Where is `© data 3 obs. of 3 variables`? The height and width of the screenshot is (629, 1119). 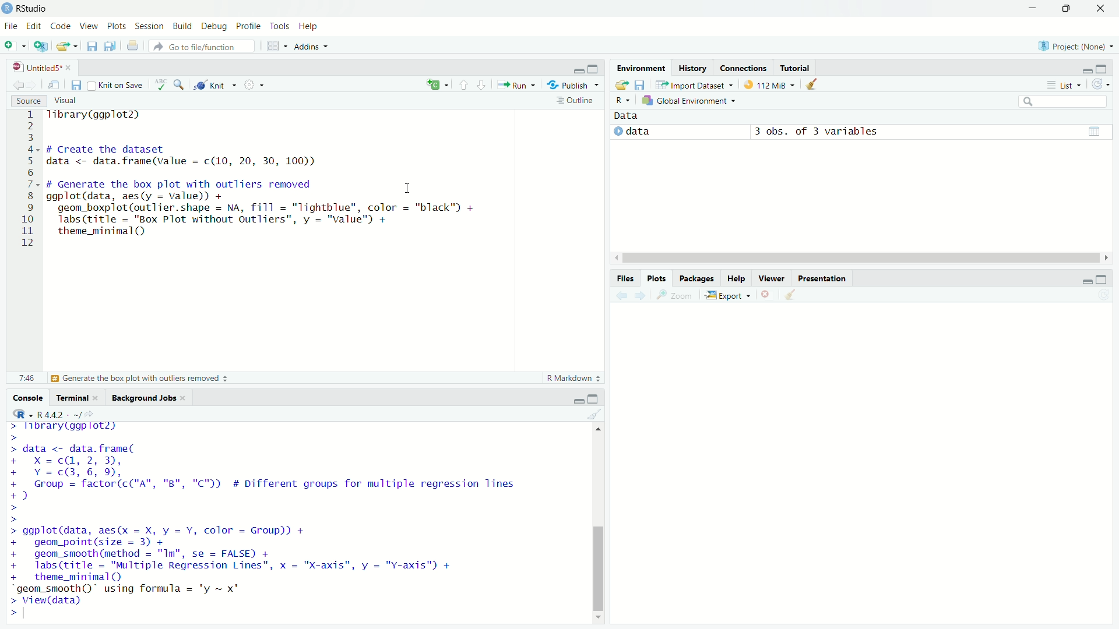
© data 3 obs. of 3 variables is located at coordinates (775, 133).